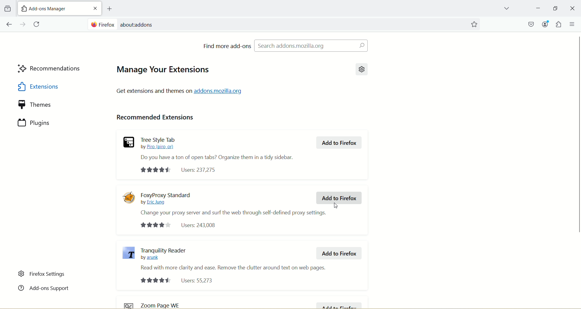 This screenshot has height=309, width=581. What do you see at coordinates (573, 24) in the screenshot?
I see `More` at bounding box center [573, 24].